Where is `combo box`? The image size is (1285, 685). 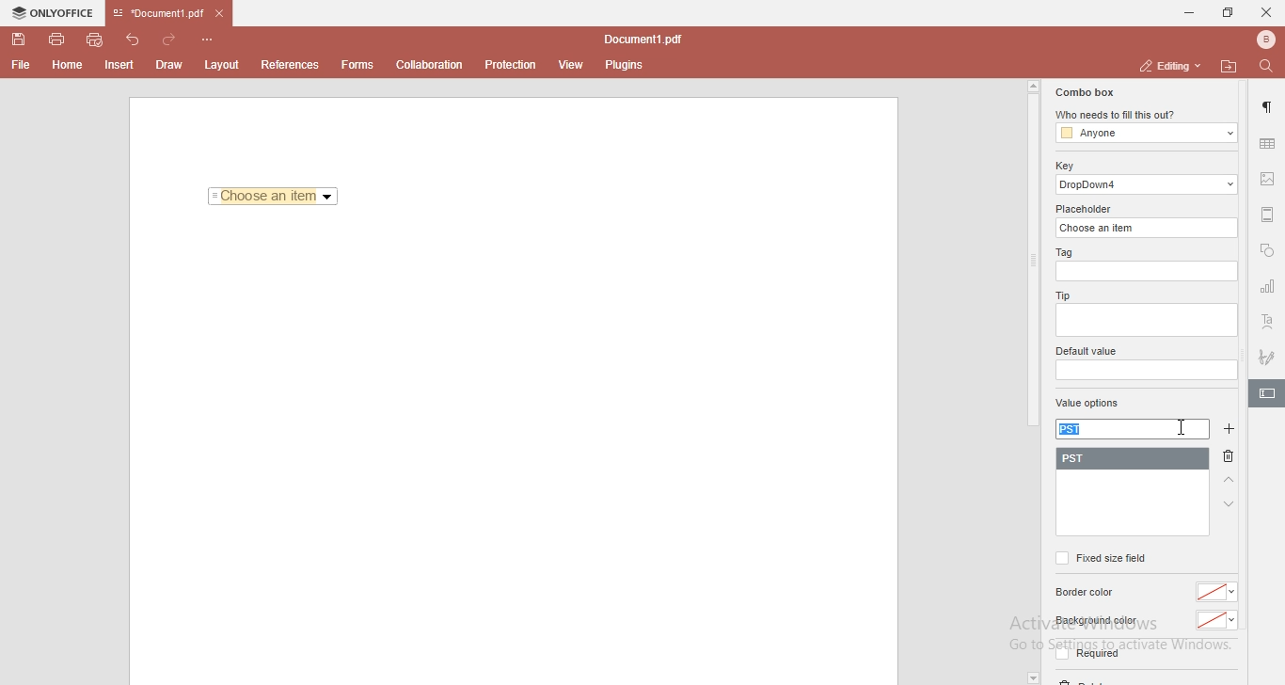 combo box is located at coordinates (1083, 92).